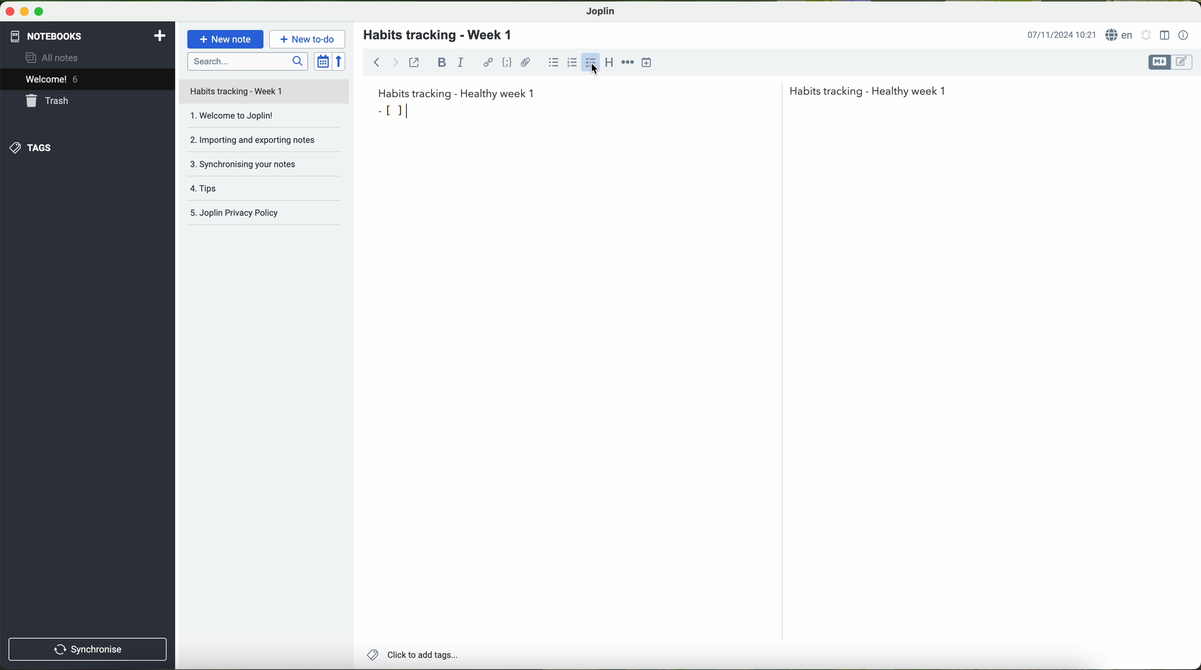  Describe the element at coordinates (86, 650) in the screenshot. I see `synchronnise button` at that location.